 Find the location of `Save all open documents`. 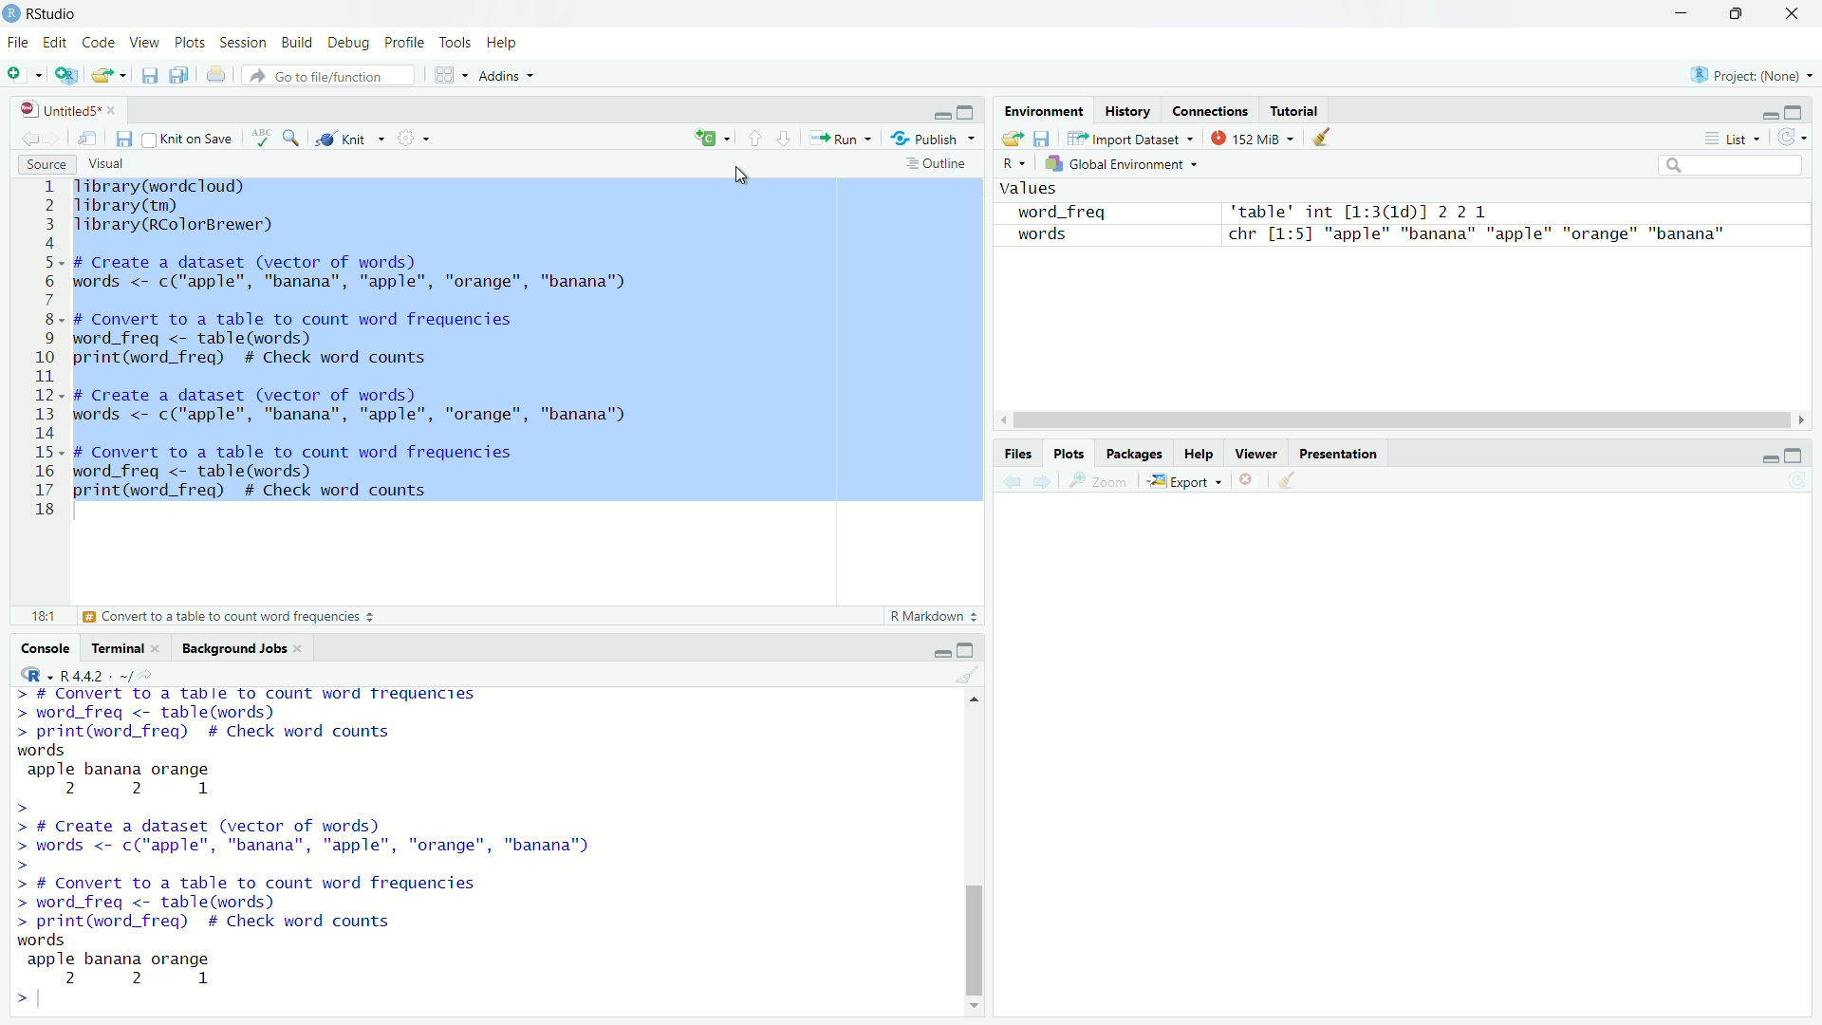

Save all open documents is located at coordinates (180, 76).